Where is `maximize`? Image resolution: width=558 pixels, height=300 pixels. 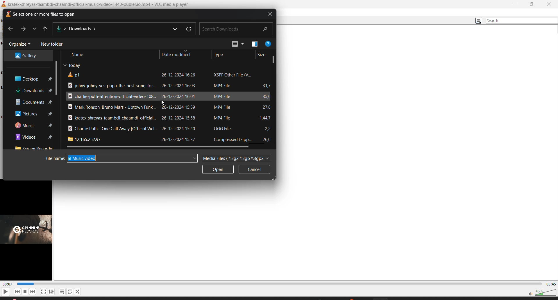
maximize is located at coordinates (534, 5).